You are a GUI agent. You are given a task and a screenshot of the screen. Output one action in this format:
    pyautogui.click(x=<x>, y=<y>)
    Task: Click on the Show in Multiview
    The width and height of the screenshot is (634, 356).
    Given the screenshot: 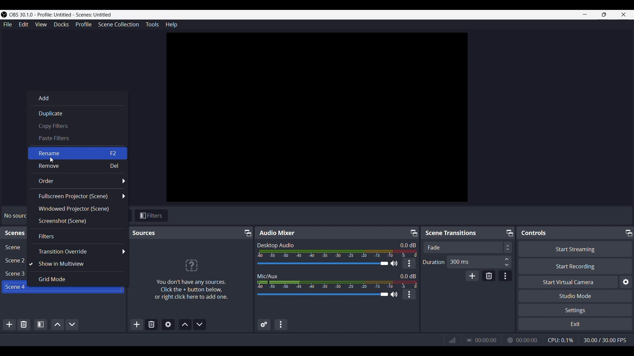 What is the action you would take?
    pyautogui.click(x=57, y=263)
    